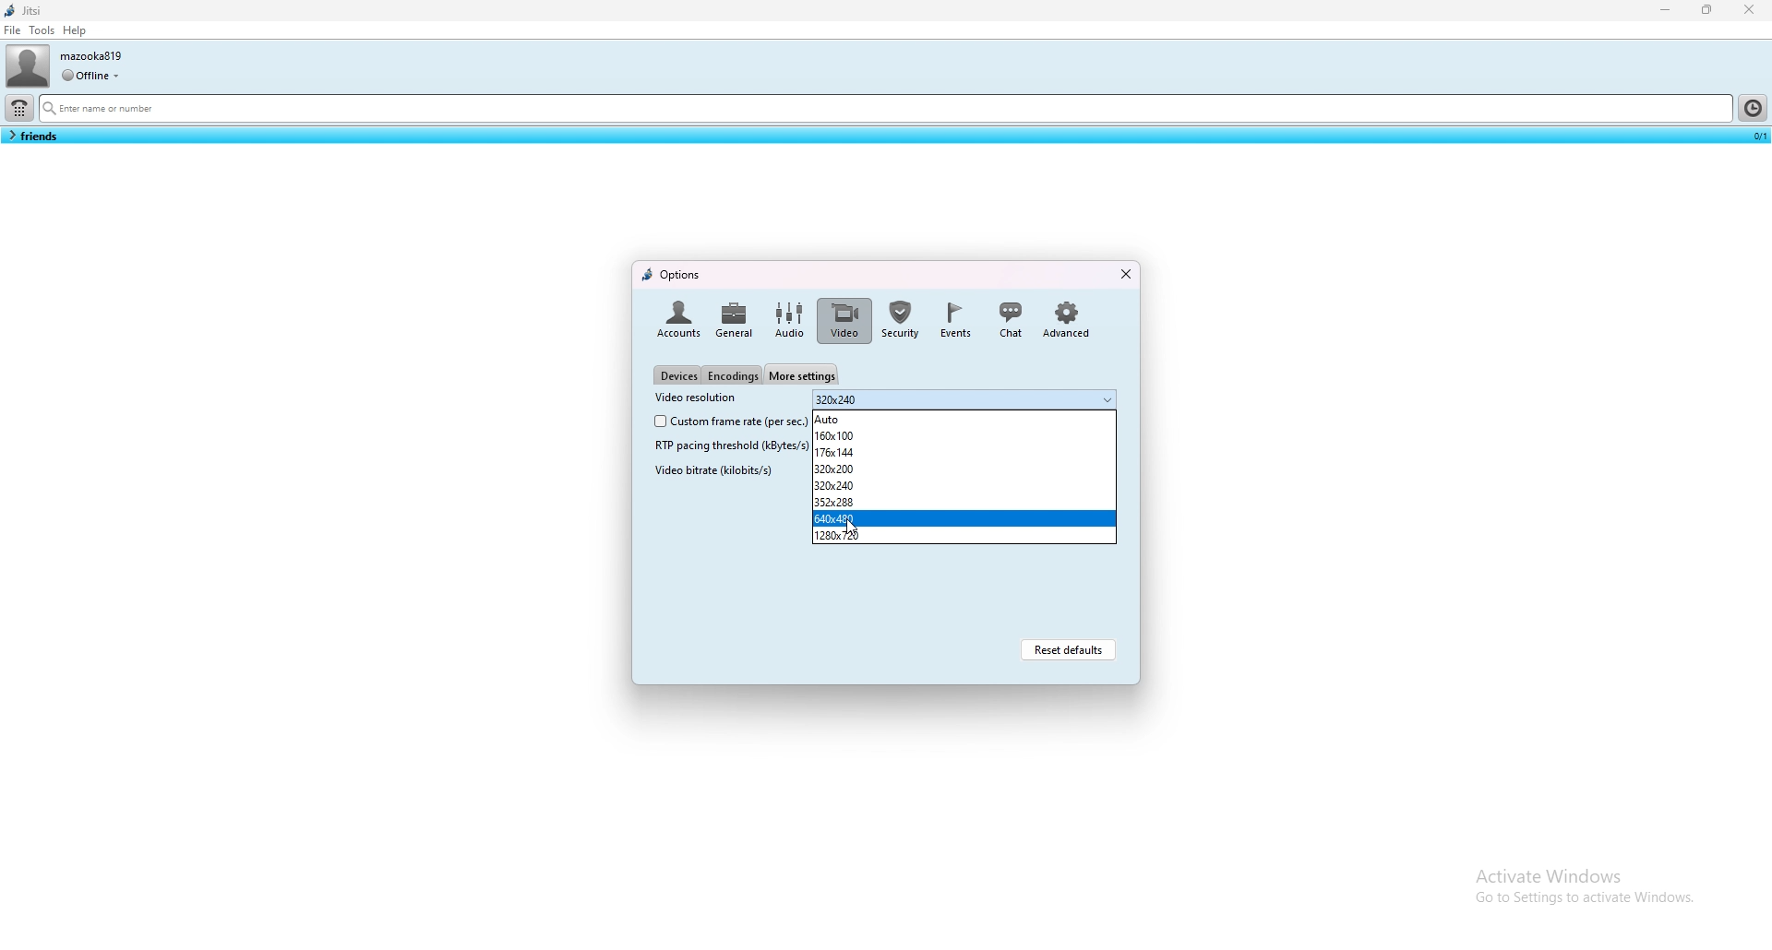 The height and width of the screenshot is (950, 1772). What do you see at coordinates (966, 536) in the screenshot?
I see `1280 by 720` at bounding box center [966, 536].